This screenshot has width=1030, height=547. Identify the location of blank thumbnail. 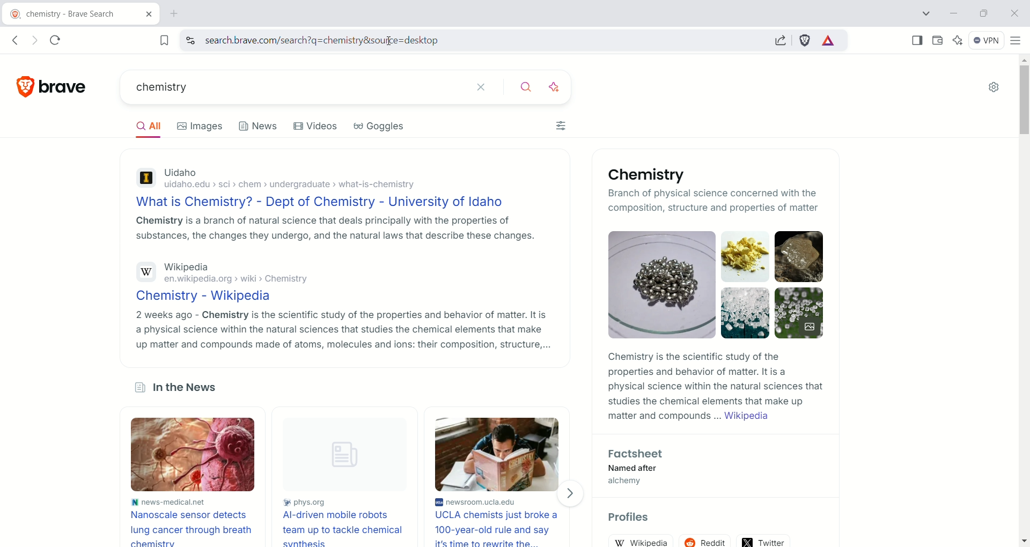
(350, 456).